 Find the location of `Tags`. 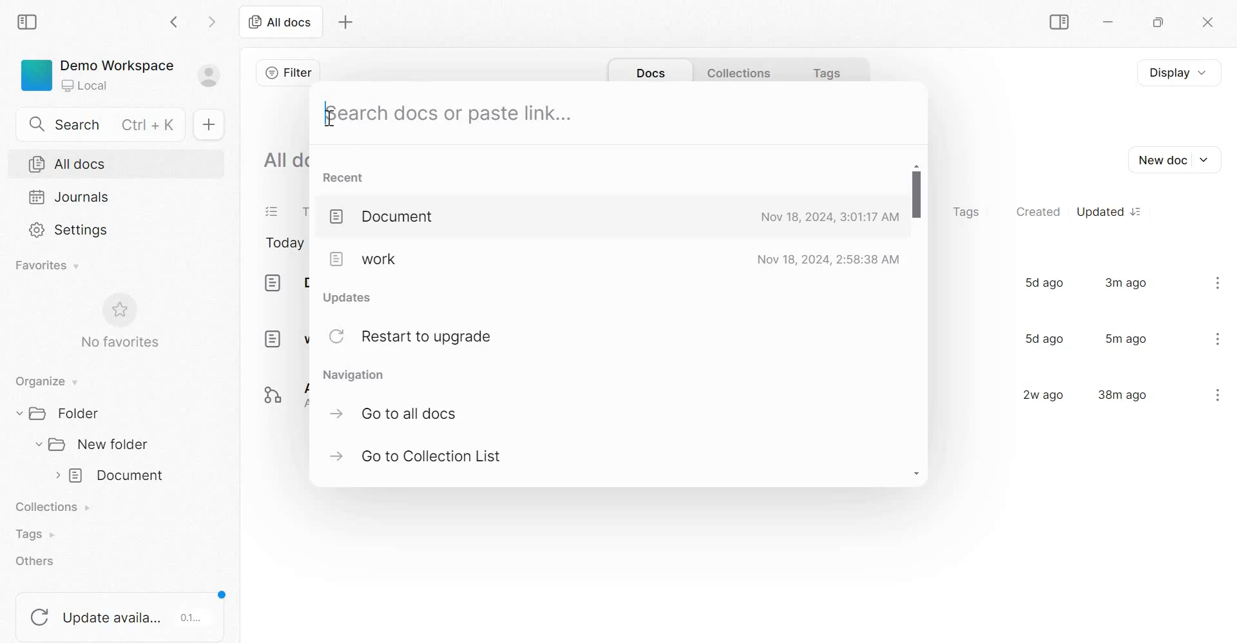

Tags is located at coordinates (966, 213).